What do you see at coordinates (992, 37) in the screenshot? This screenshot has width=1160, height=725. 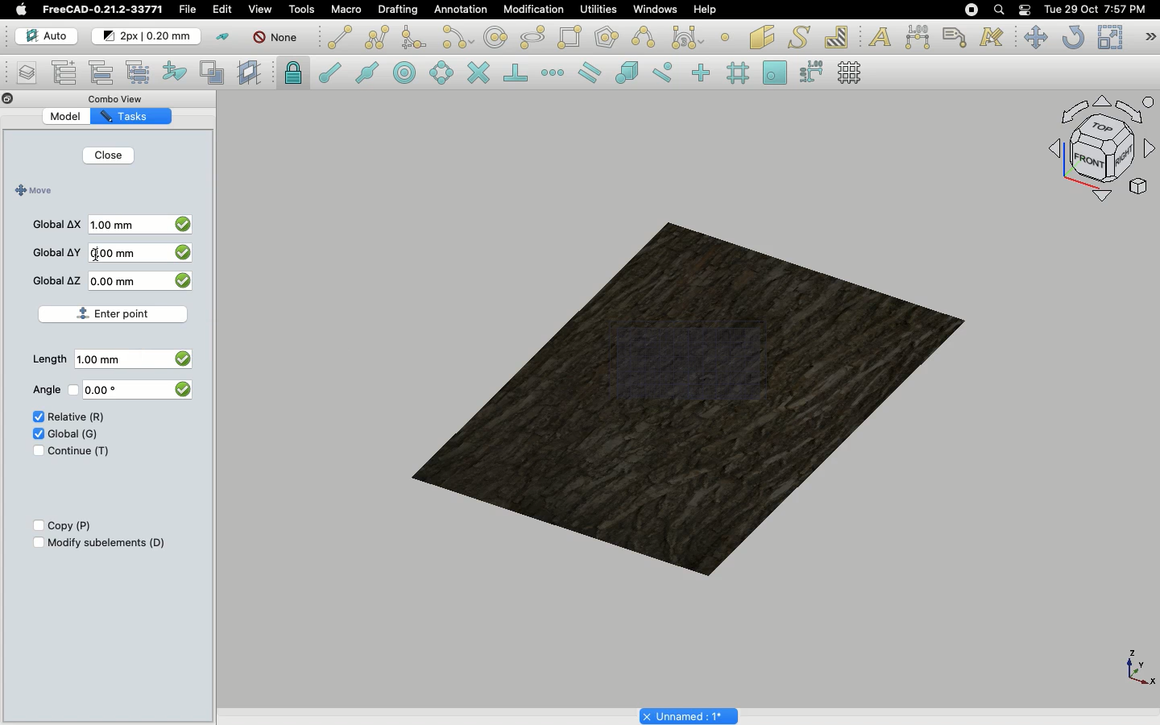 I see `Annotation styles` at bounding box center [992, 37].